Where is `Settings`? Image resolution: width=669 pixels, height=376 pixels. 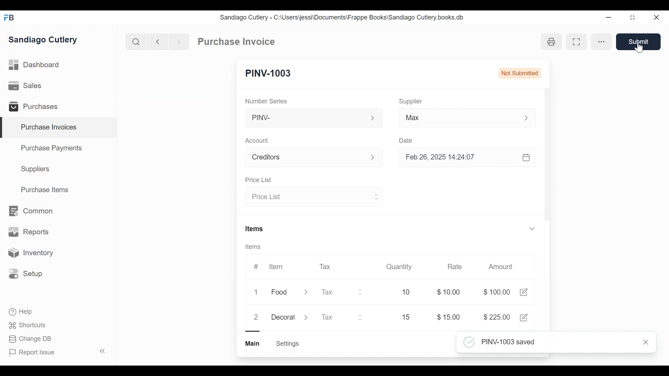
Settings is located at coordinates (287, 344).